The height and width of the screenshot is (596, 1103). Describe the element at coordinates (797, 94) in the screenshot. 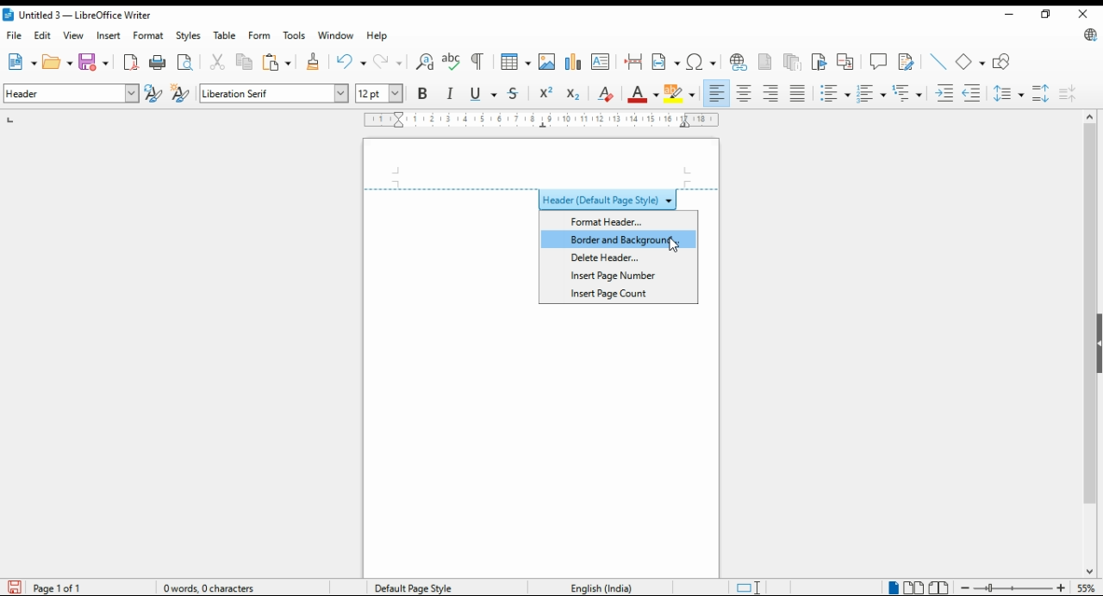

I see `justified` at that location.